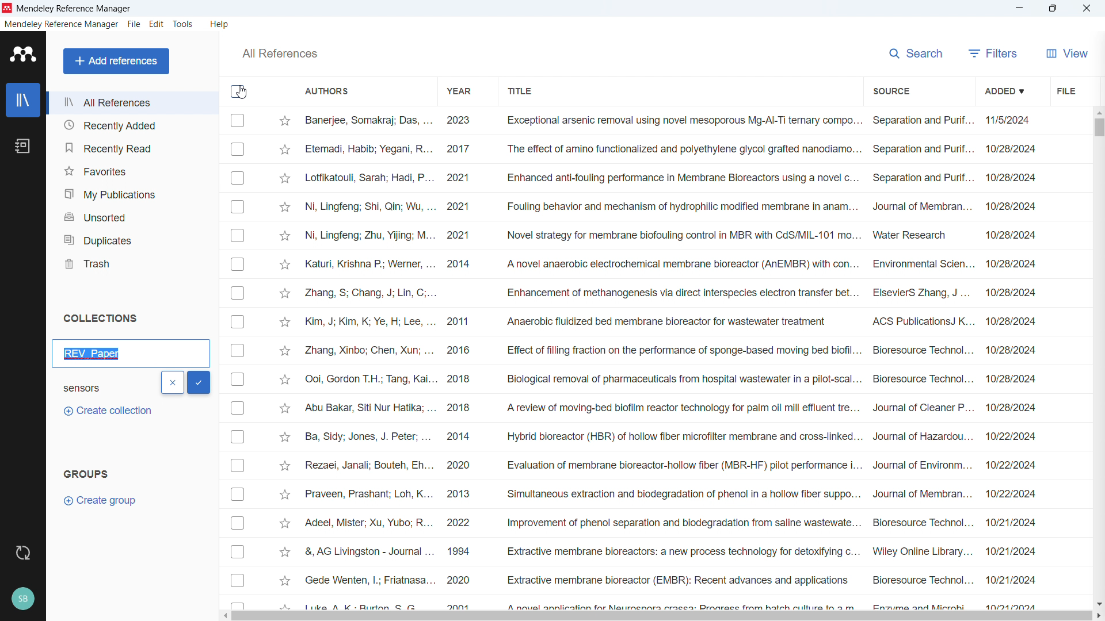 This screenshot has width=1105, height=621. I want to click on Select respective publication, so click(238, 178).